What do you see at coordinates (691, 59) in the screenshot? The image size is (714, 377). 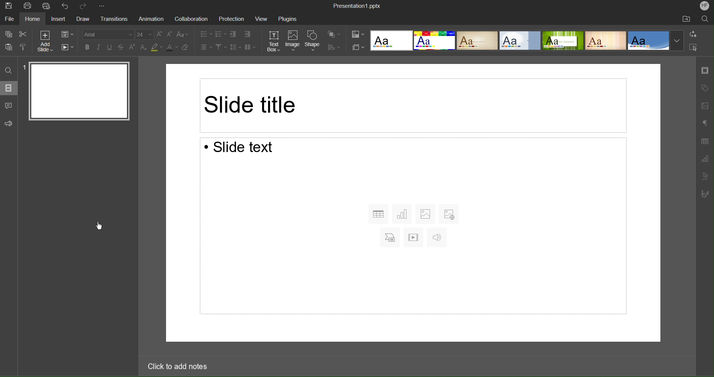 I see `scroll up` at bounding box center [691, 59].